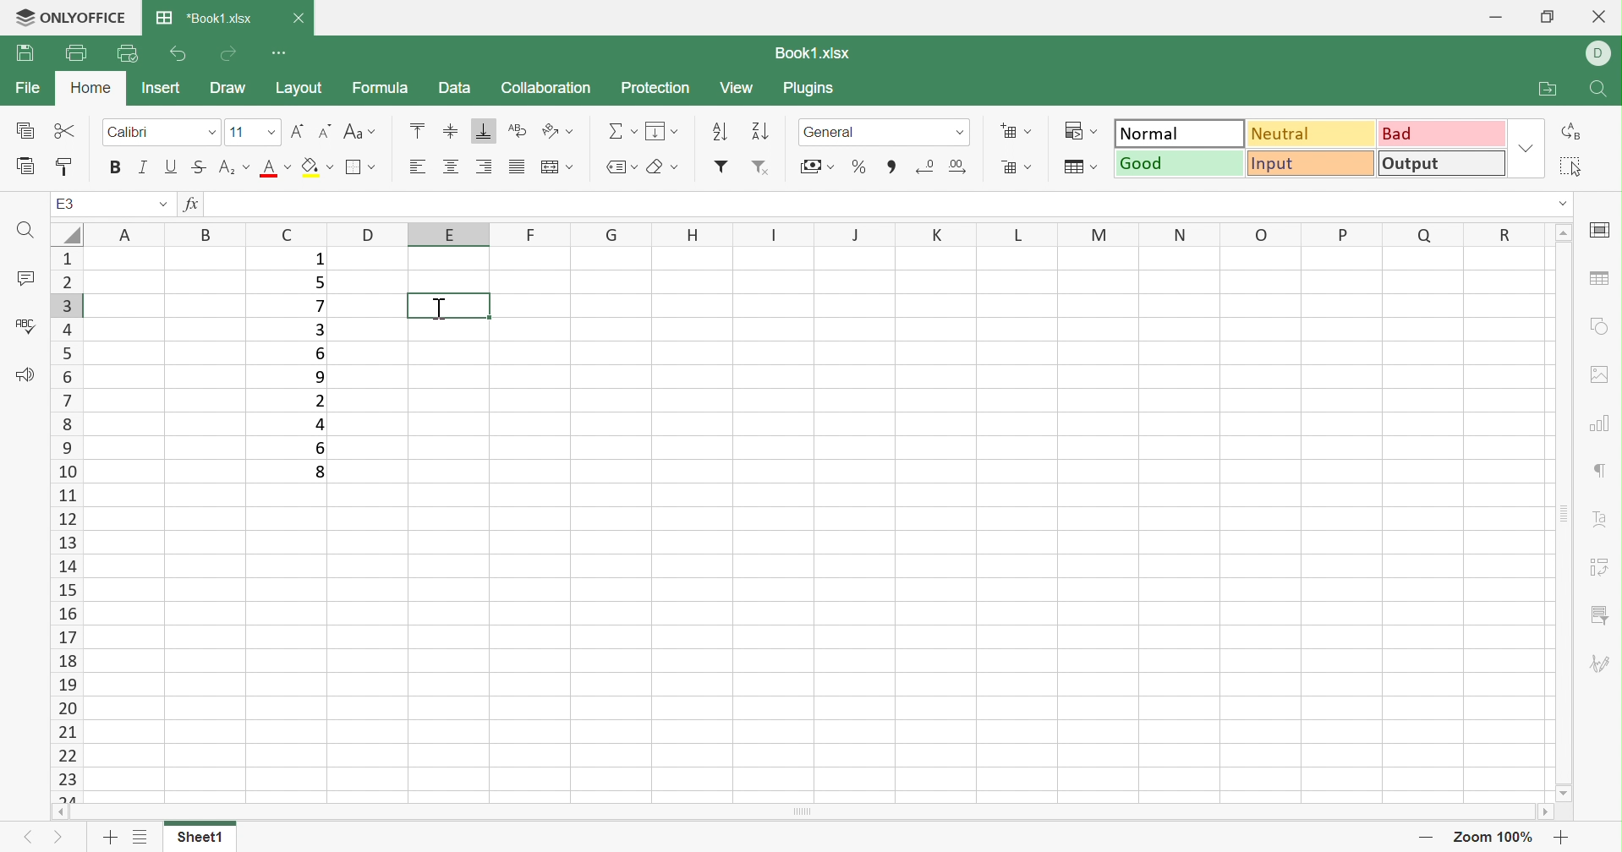 This screenshot has width=1622, height=852. I want to click on Undo, so click(180, 56).